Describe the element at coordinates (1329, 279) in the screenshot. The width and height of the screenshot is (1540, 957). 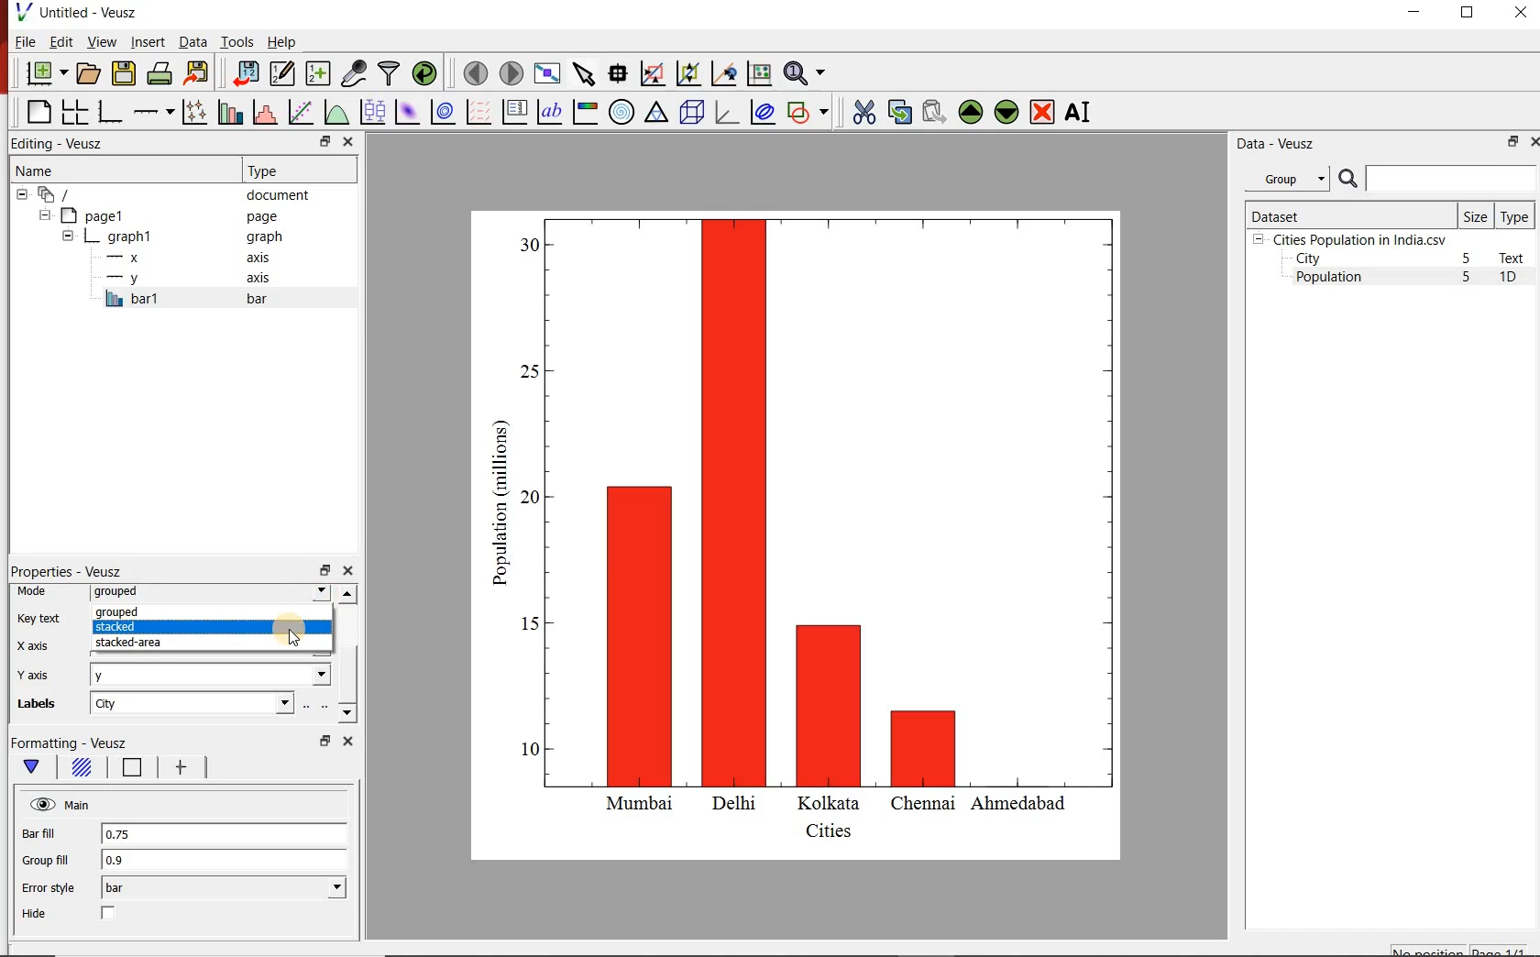
I see `Population` at that location.